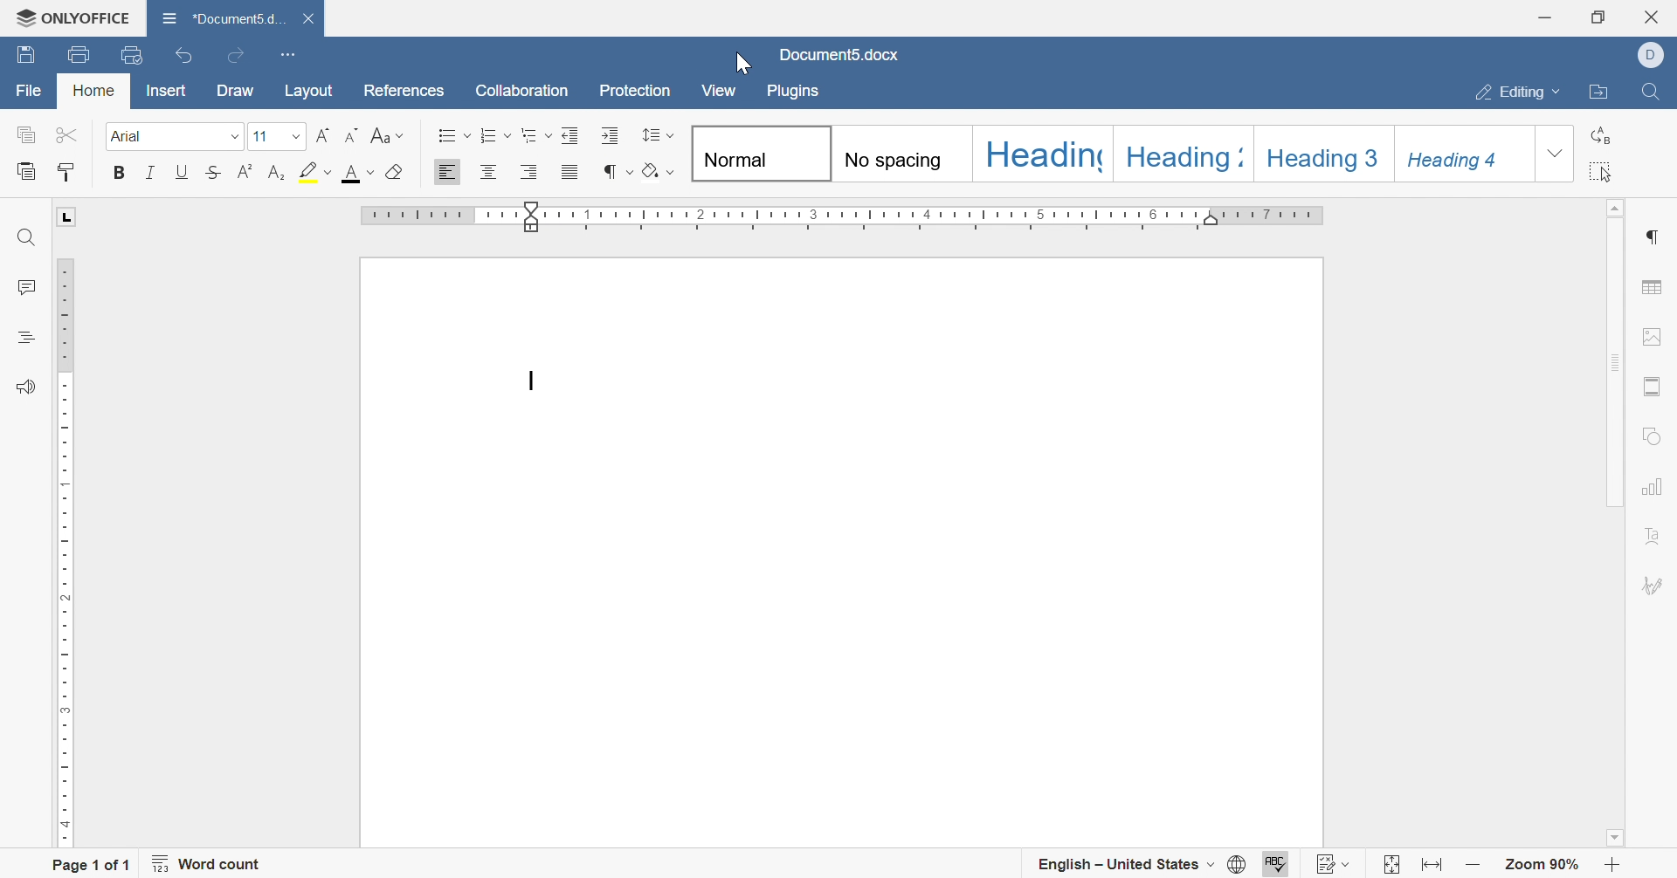 The image size is (1677, 878). Describe the element at coordinates (614, 171) in the screenshot. I see `nonprinting characters` at that location.